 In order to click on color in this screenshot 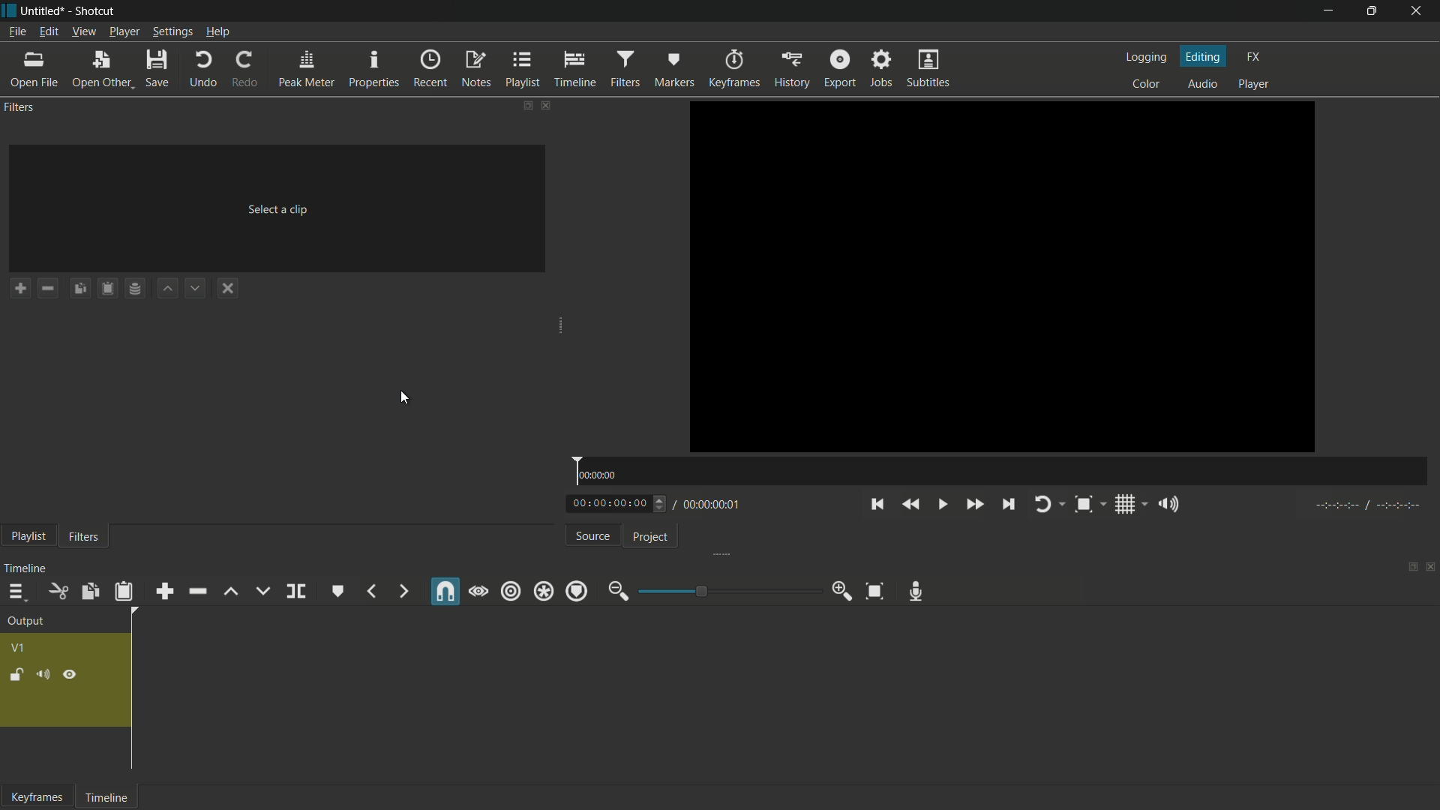, I will do `click(1146, 84)`.